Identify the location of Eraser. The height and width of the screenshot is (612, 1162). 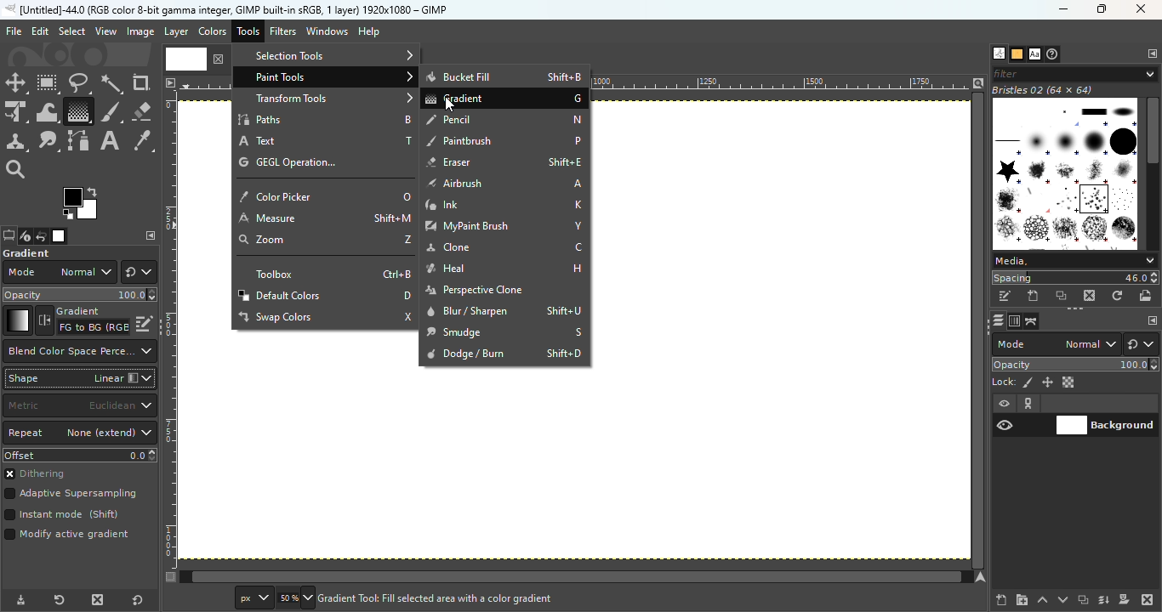
(502, 161).